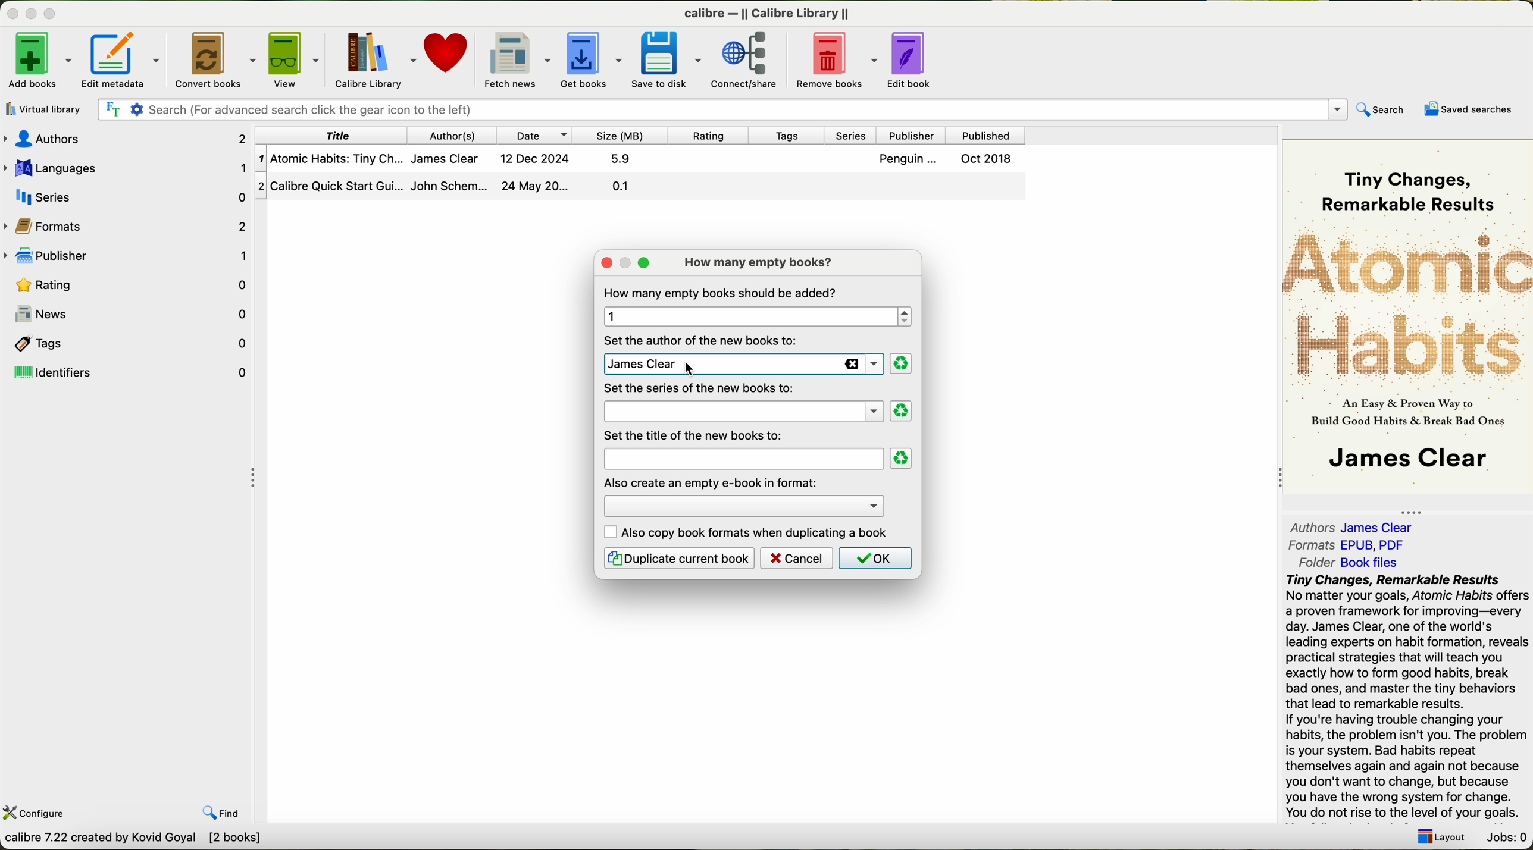 This screenshot has height=850, width=1533. Describe the element at coordinates (460, 133) in the screenshot. I see `authors` at that location.